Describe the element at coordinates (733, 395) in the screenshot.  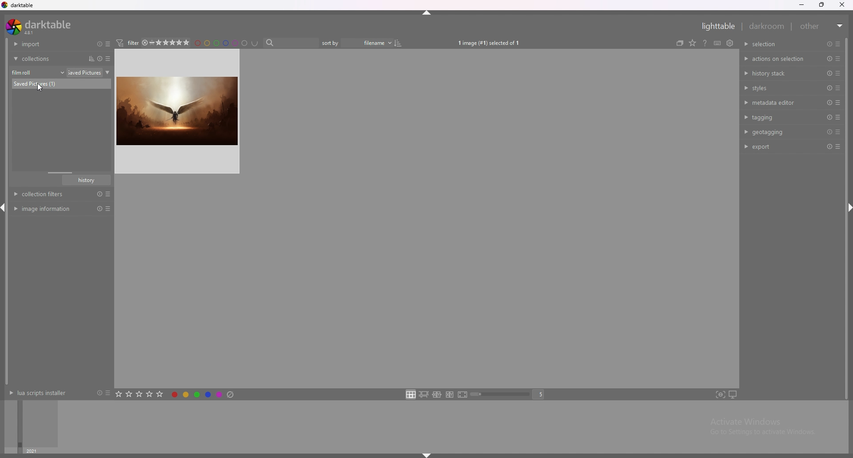
I see `set display profile` at that location.